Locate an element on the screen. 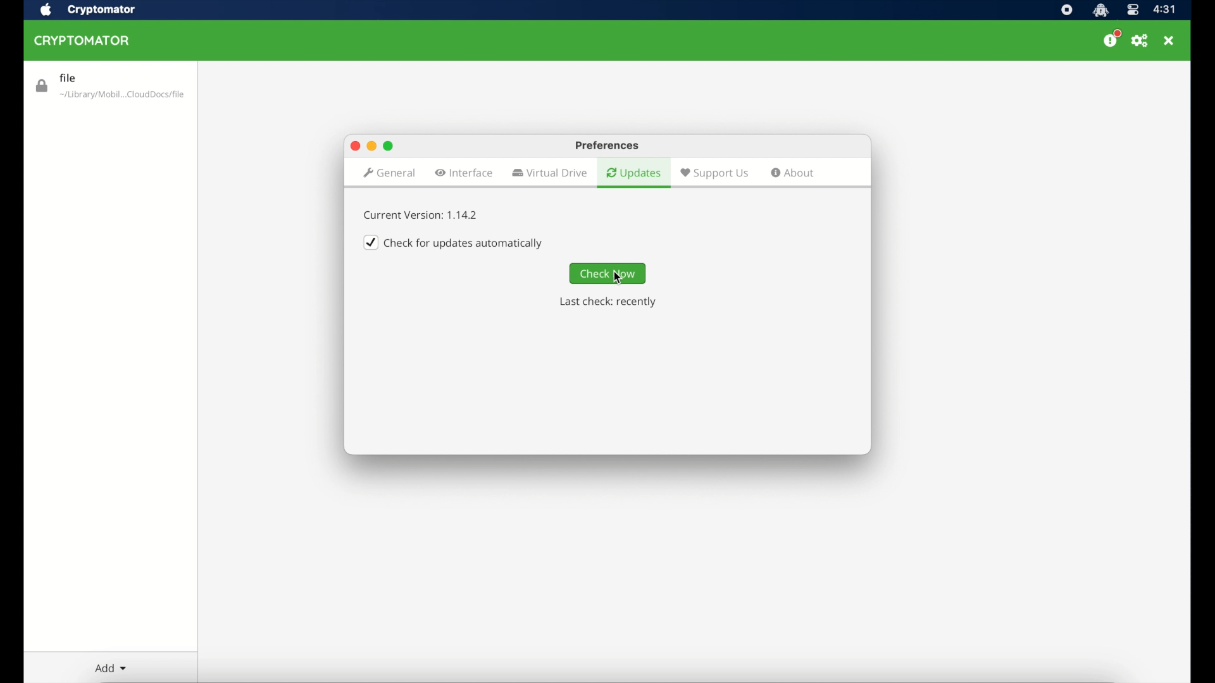  close is located at coordinates (1170, 40).